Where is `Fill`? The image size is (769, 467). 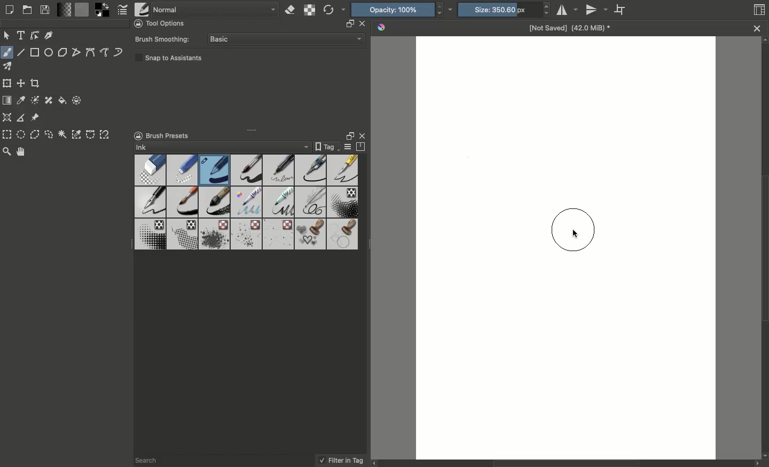 Fill is located at coordinates (62, 100).